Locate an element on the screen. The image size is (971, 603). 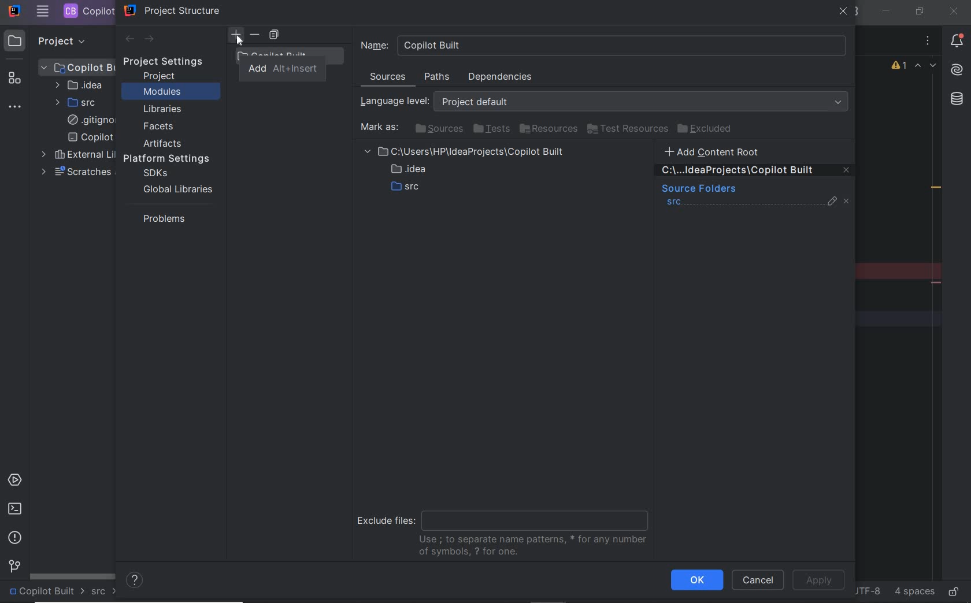
delete is located at coordinates (255, 35).